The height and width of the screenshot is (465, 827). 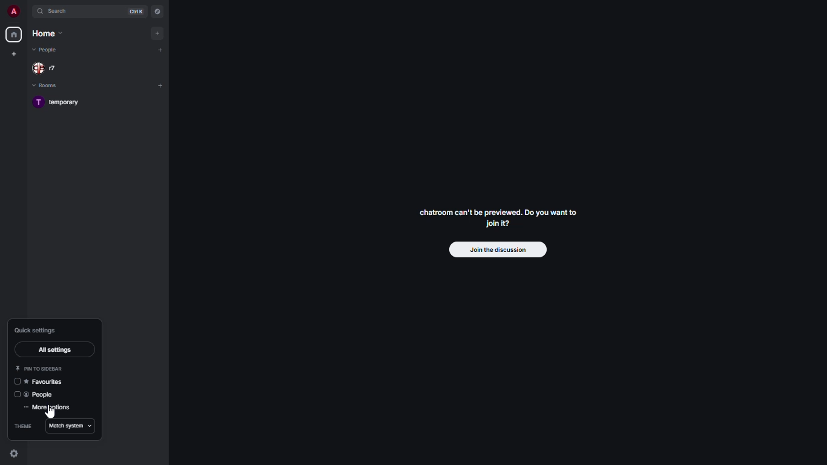 What do you see at coordinates (15, 35) in the screenshot?
I see `home` at bounding box center [15, 35].